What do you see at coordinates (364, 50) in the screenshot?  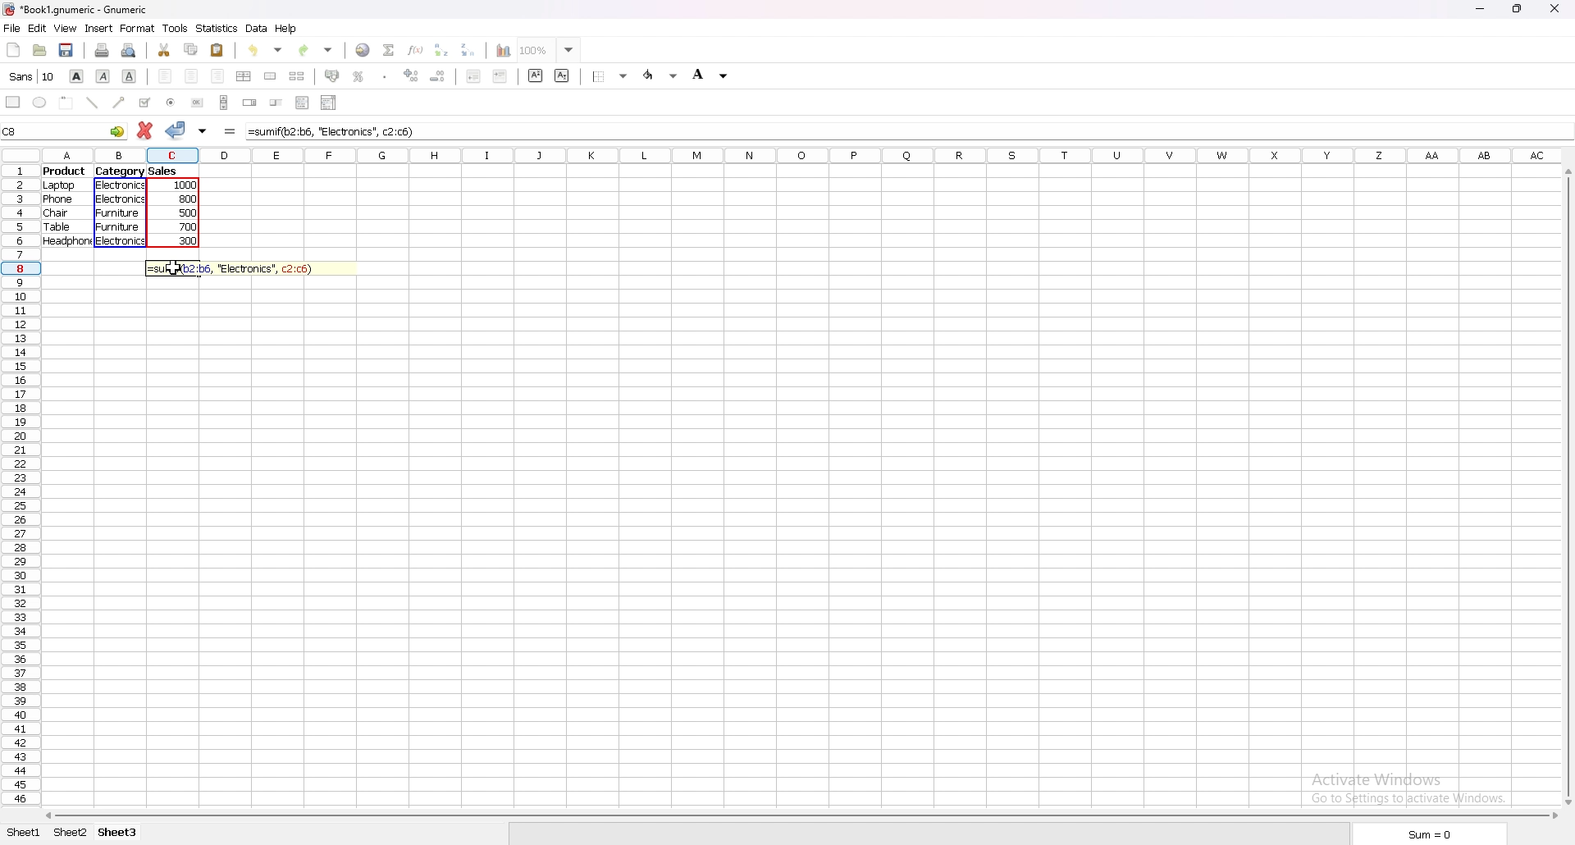 I see `hyperlink` at bounding box center [364, 50].